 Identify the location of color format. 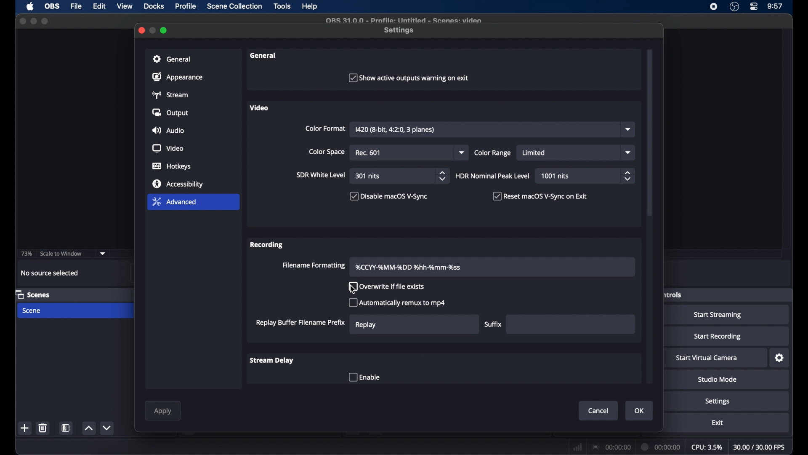
(325, 128).